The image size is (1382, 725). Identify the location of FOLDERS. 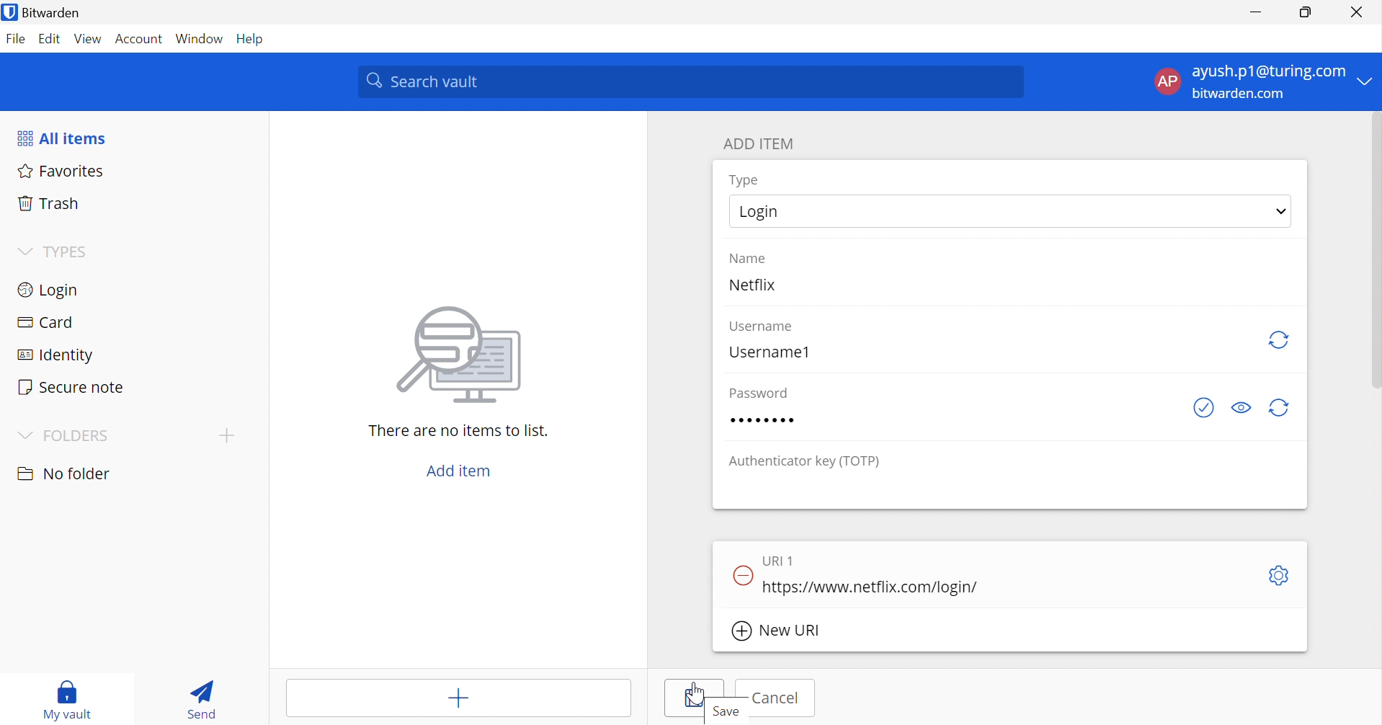
(61, 437).